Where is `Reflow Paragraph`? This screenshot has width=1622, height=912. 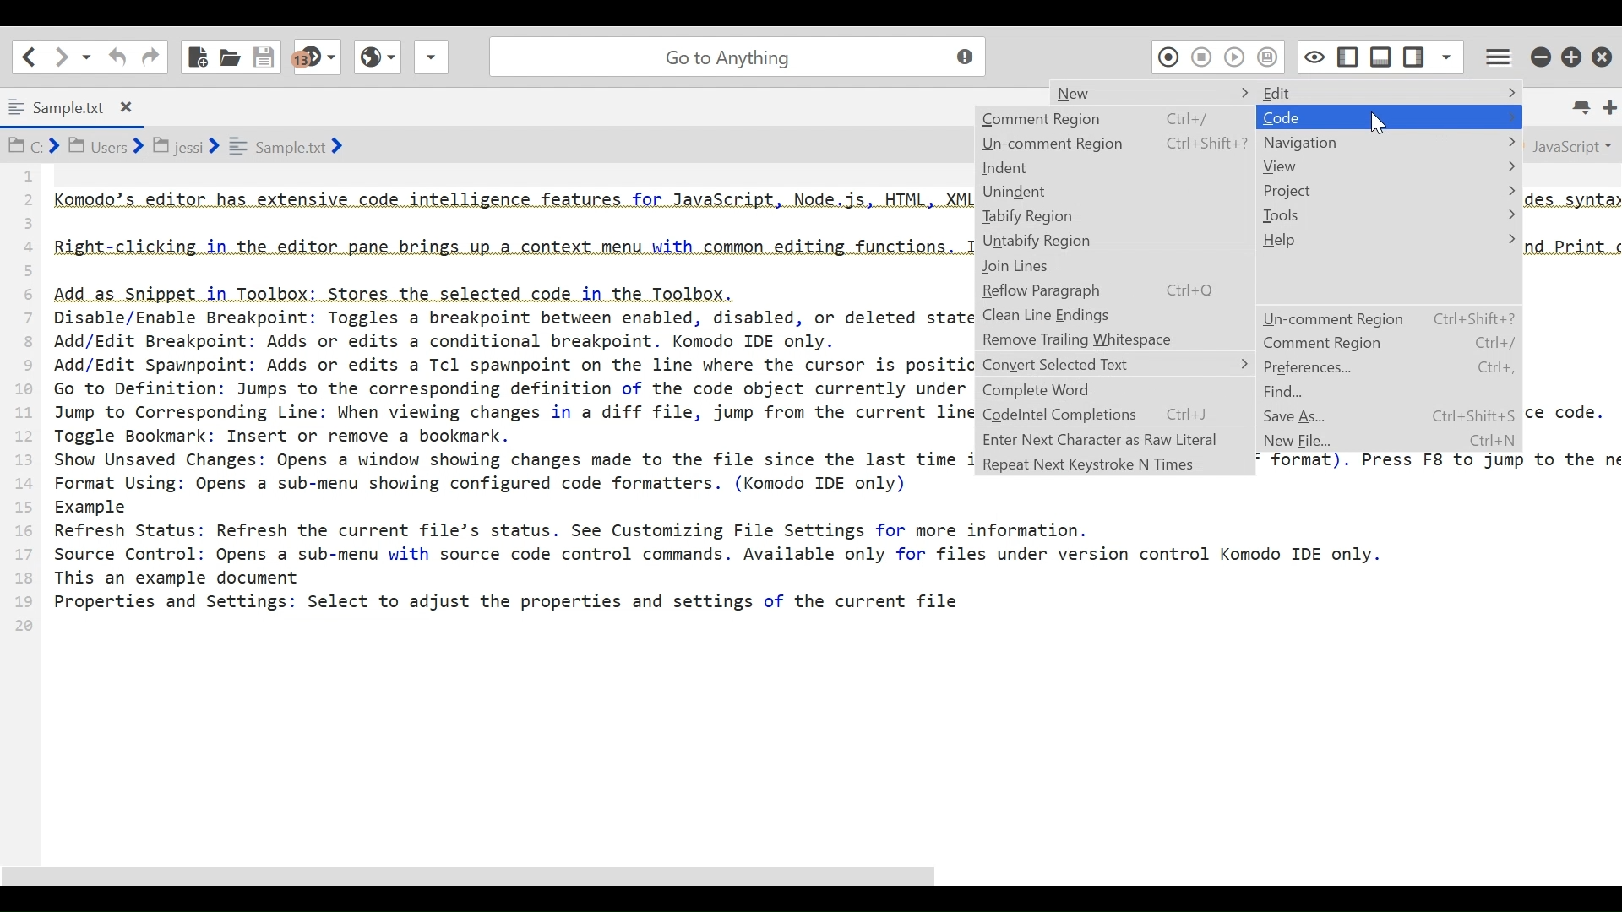
Reflow Paragraph is located at coordinates (1113, 291).